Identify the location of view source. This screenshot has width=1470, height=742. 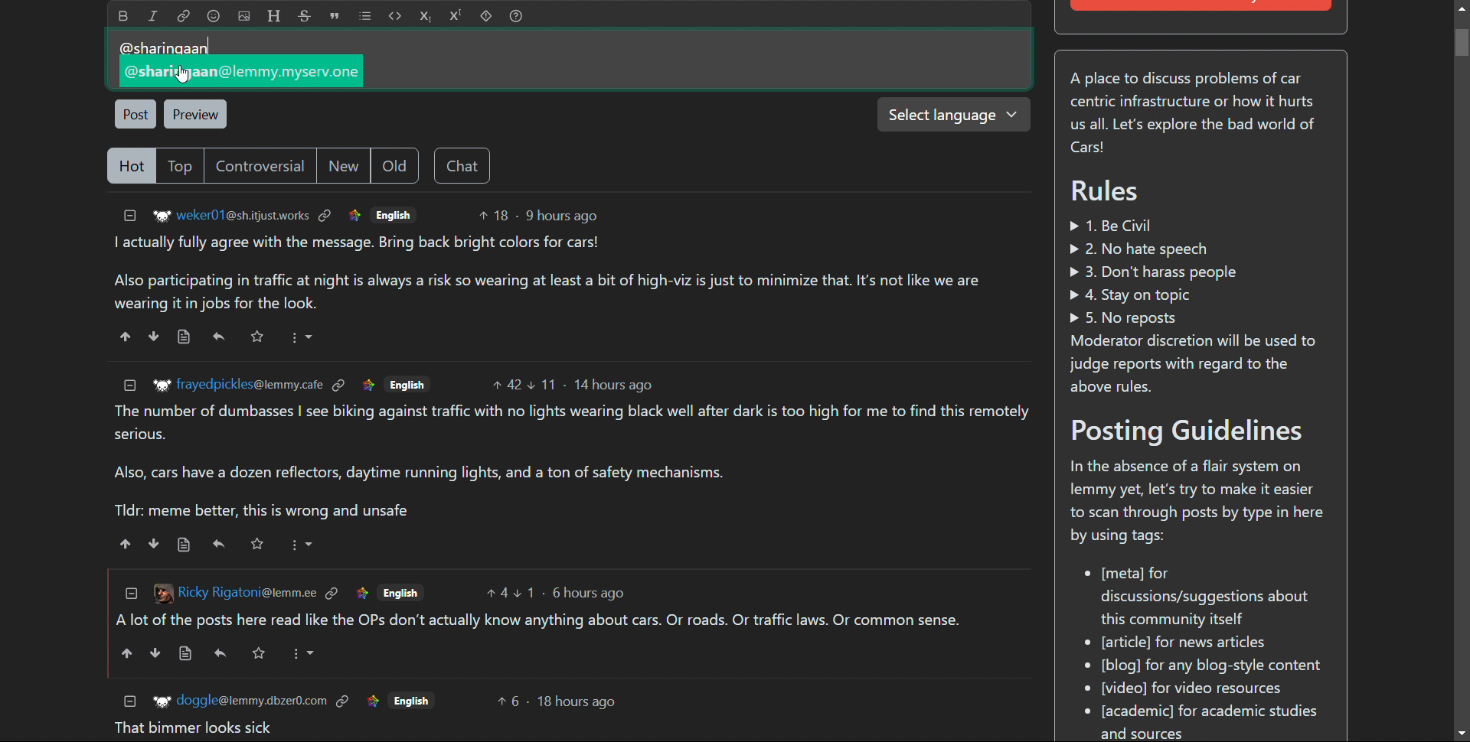
(183, 337).